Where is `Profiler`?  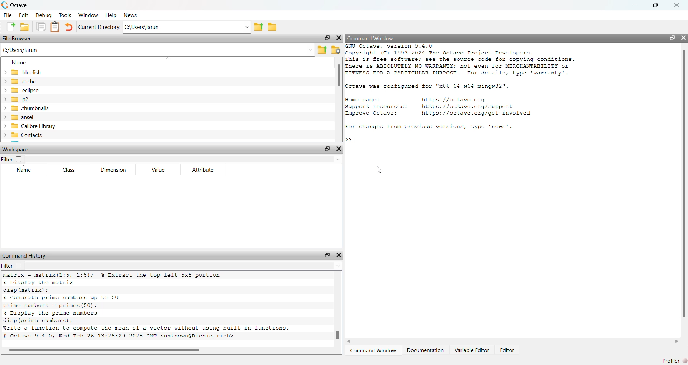
Profiler is located at coordinates (674, 361).